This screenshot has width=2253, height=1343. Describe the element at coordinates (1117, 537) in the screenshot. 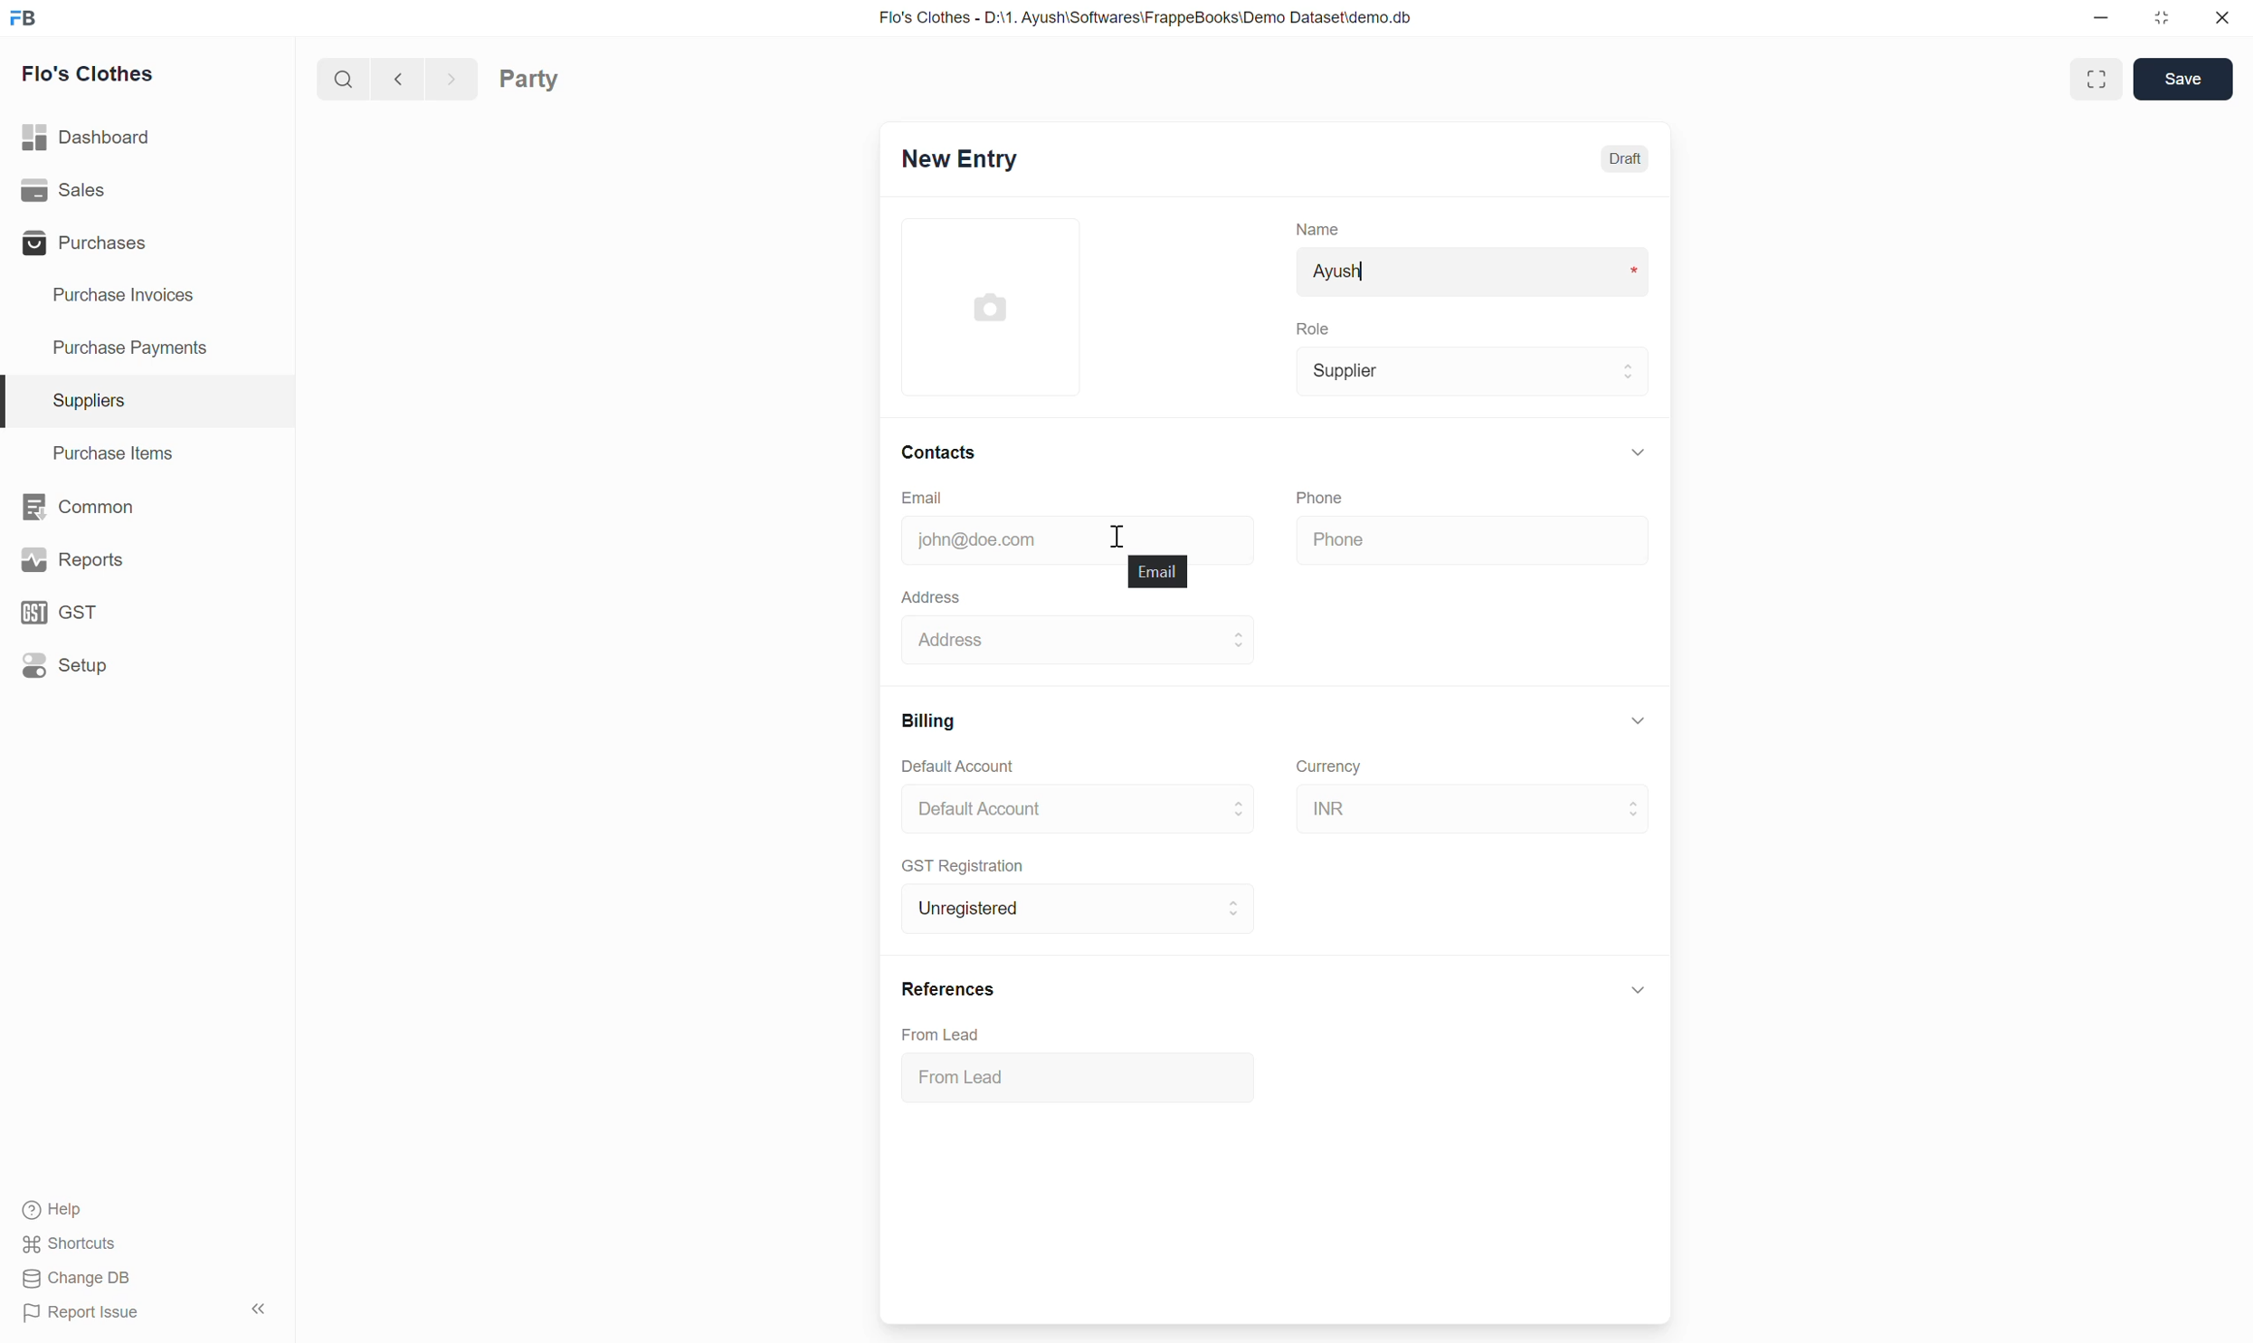

I see `Cursor` at that location.